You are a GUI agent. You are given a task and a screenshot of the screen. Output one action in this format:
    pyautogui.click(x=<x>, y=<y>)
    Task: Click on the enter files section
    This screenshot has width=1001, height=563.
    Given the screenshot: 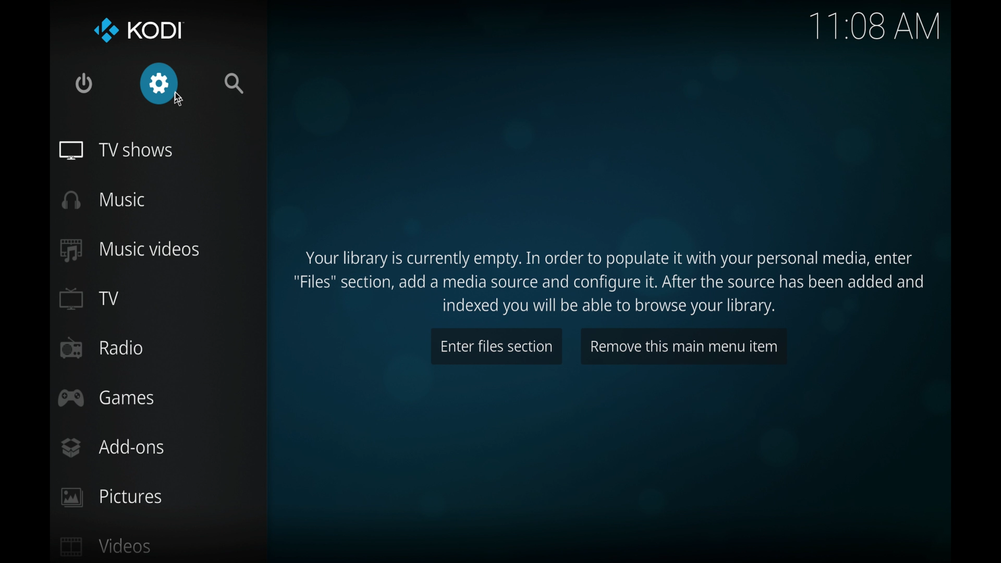 What is the action you would take?
    pyautogui.click(x=497, y=346)
    